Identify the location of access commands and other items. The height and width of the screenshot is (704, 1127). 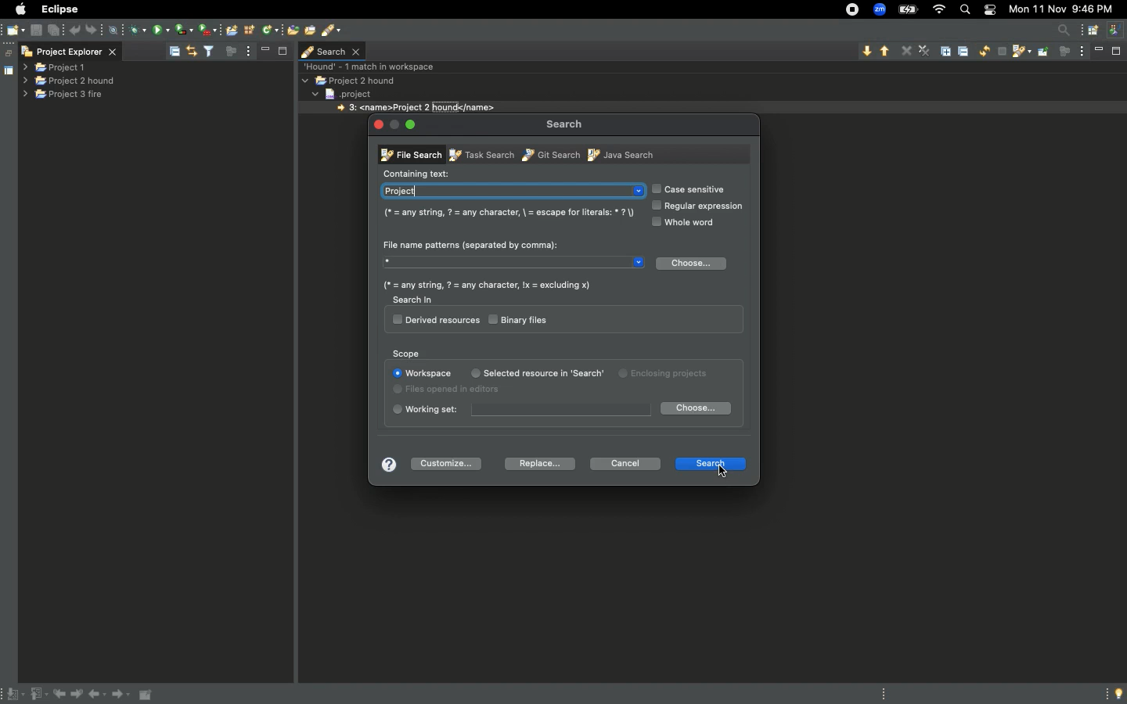
(1066, 30).